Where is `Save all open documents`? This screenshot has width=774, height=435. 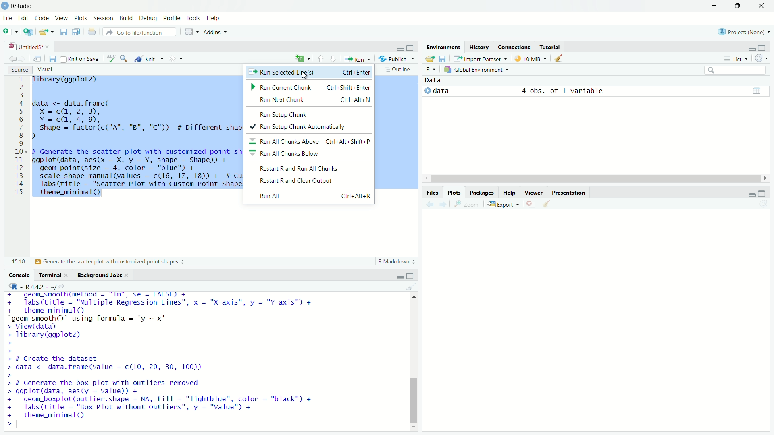 Save all open documents is located at coordinates (76, 31).